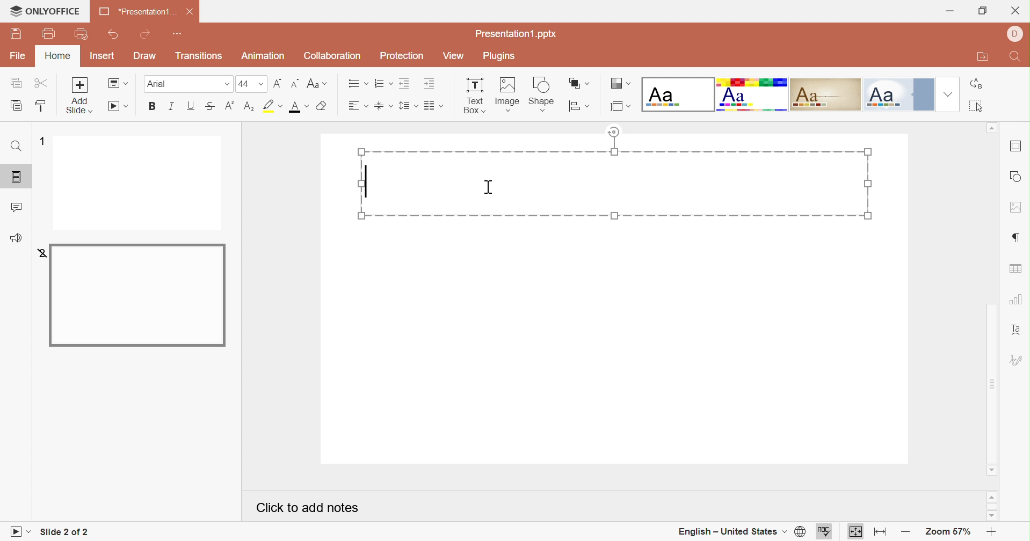  I want to click on Feedback & Support, so click(16, 239).